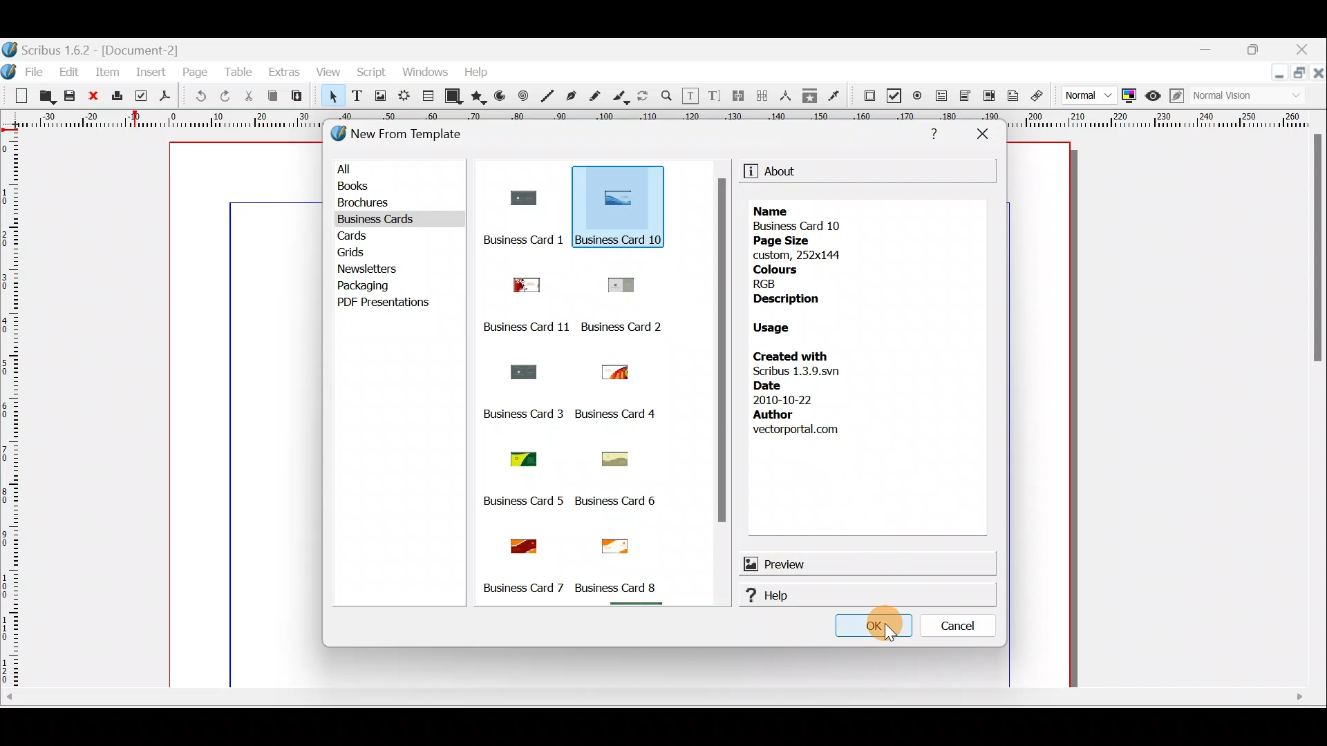  I want to click on Close, so click(1309, 48).